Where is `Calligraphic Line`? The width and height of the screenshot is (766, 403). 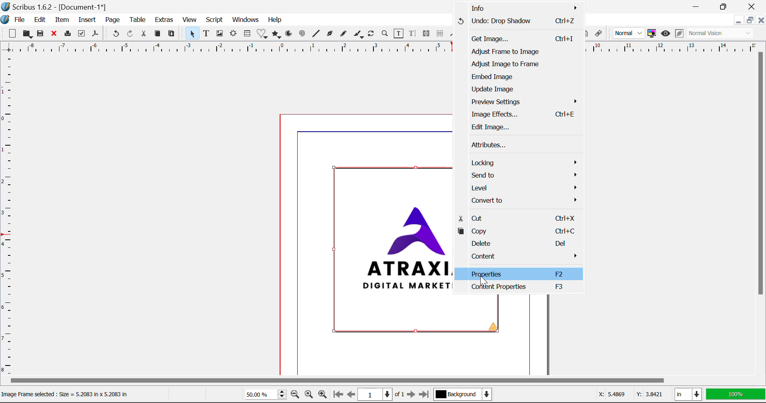 Calligraphic Line is located at coordinates (359, 35).